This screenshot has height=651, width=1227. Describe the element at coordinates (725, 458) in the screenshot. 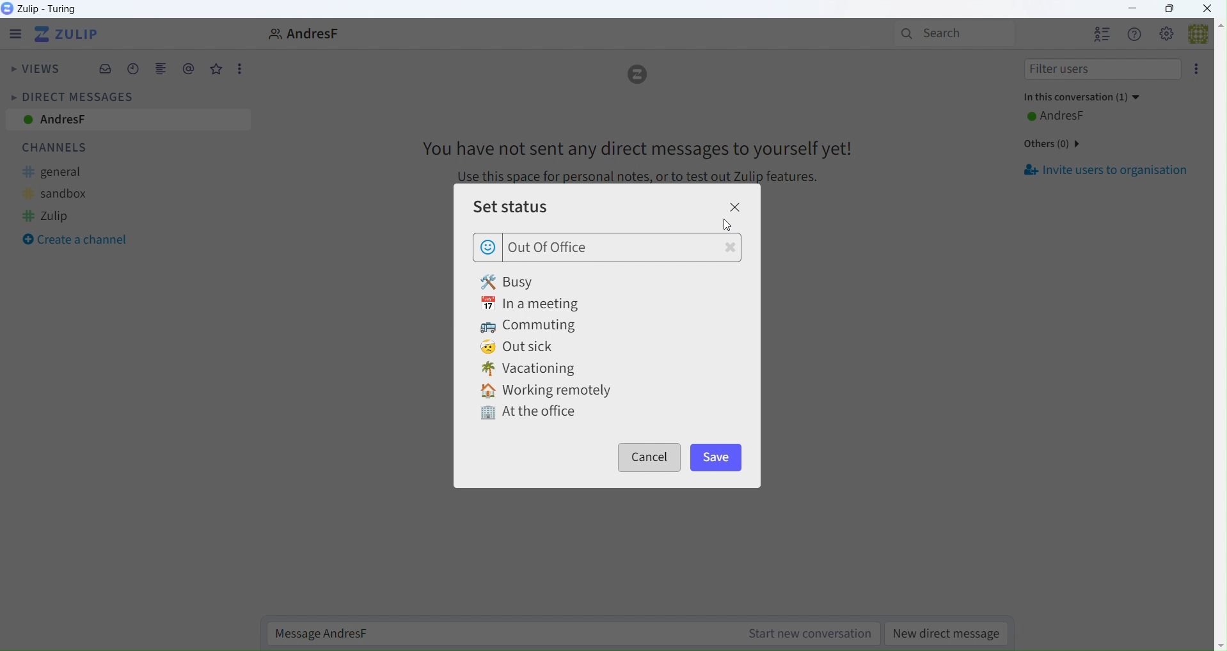

I see `Save` at that location.